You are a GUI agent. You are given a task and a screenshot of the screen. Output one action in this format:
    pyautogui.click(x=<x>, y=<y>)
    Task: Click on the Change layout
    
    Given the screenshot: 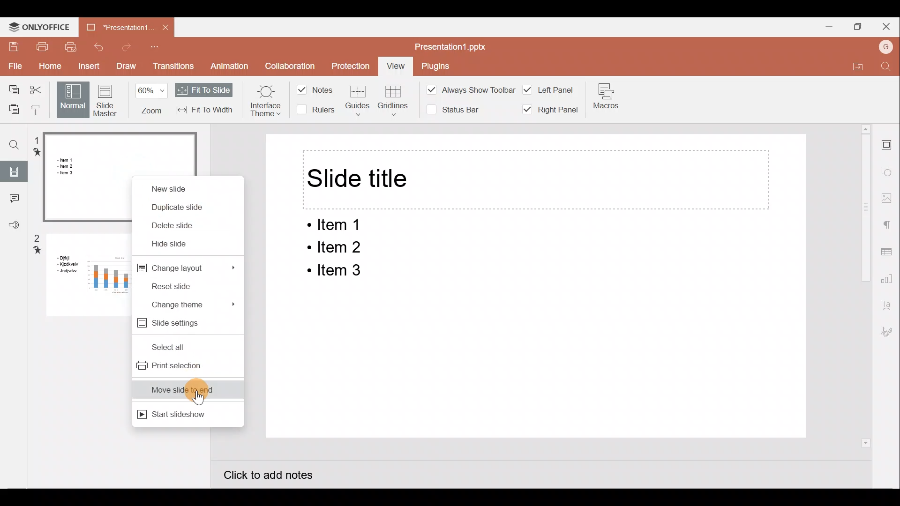 What is the action you would take?
    pyautogui.click(x=187, y=265)
    